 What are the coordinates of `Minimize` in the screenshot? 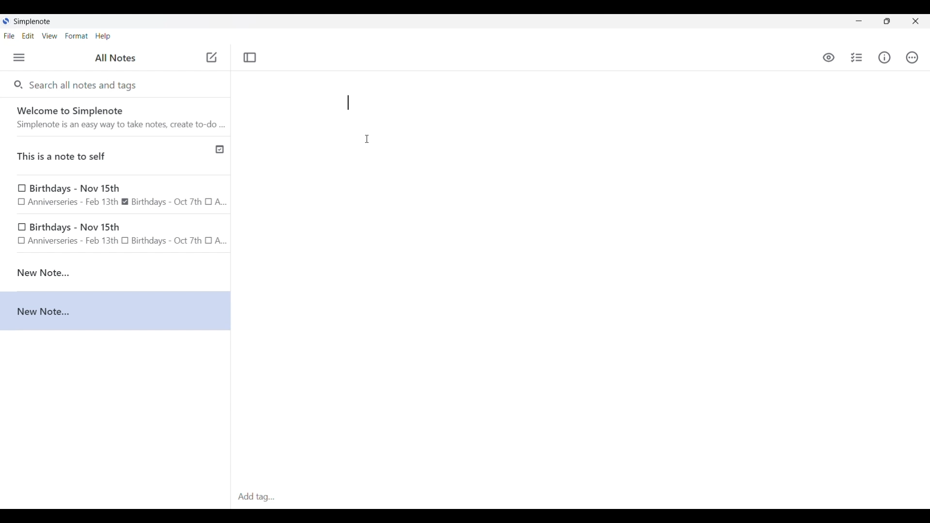 It's located at (859, 21).